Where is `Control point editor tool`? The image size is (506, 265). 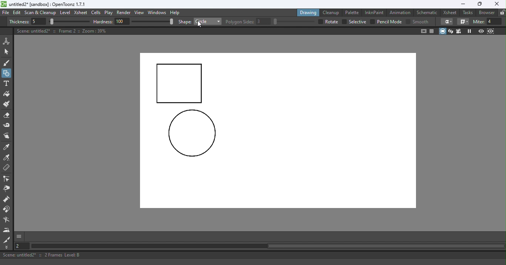 Control point editor tool is located at coordinates (7, 180).